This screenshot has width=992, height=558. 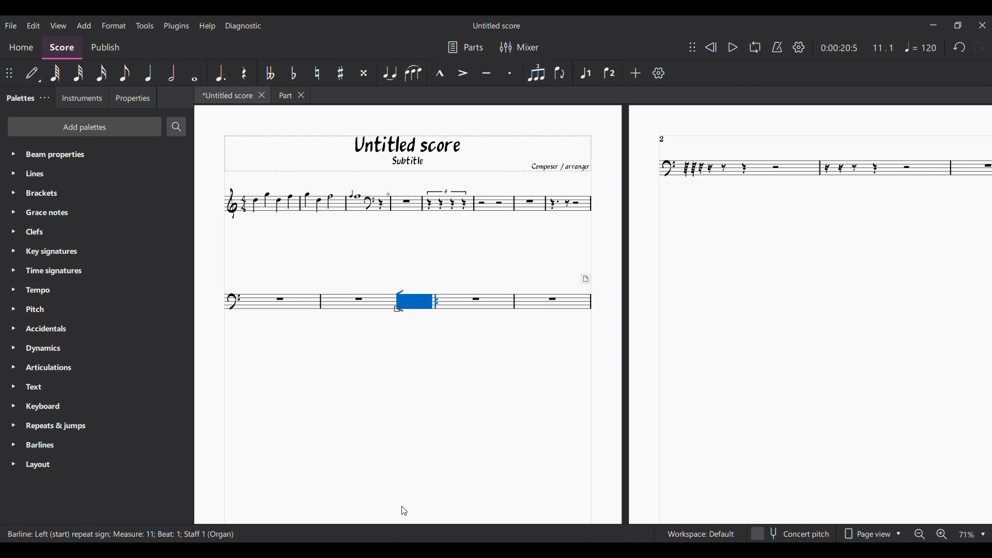 I want to click on Toggle double flat, so click(x=269, y=73).